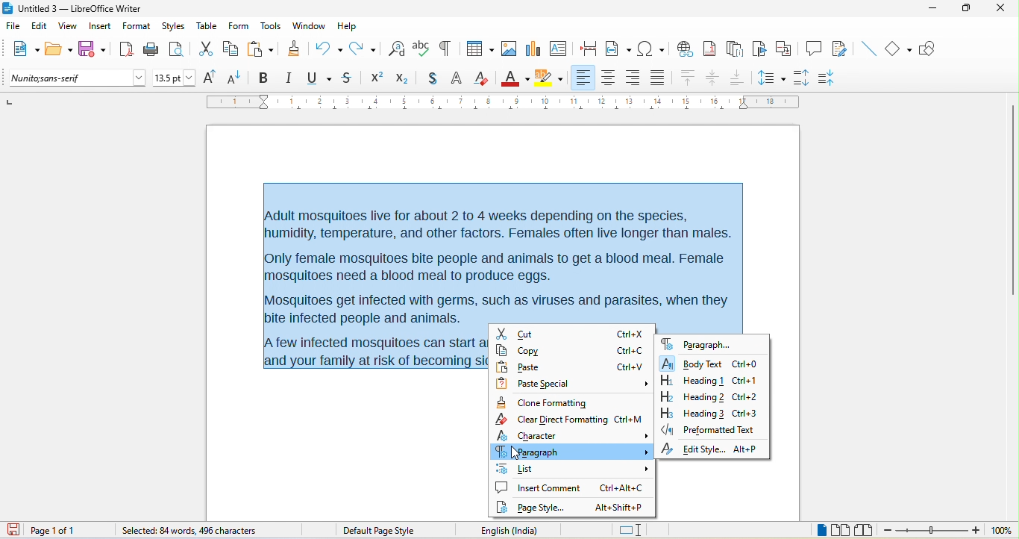 The width and height of the screenshot is (1019, 539). What do you see at coordinates (508, 49) in the screenshot?
I see `image` at bounding box center [508, 49].